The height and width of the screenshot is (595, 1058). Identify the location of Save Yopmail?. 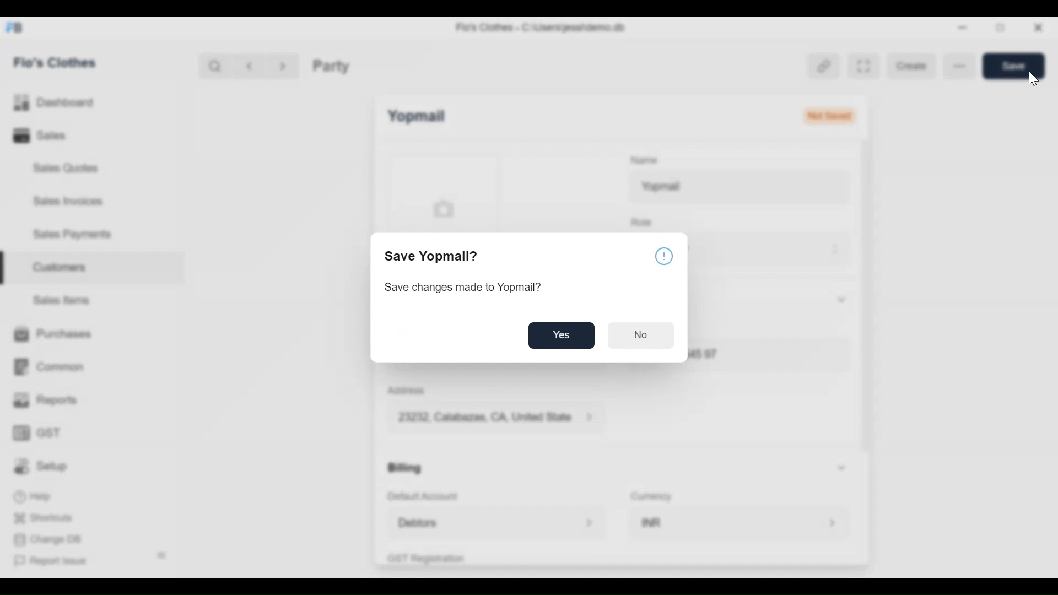
(434, 256).